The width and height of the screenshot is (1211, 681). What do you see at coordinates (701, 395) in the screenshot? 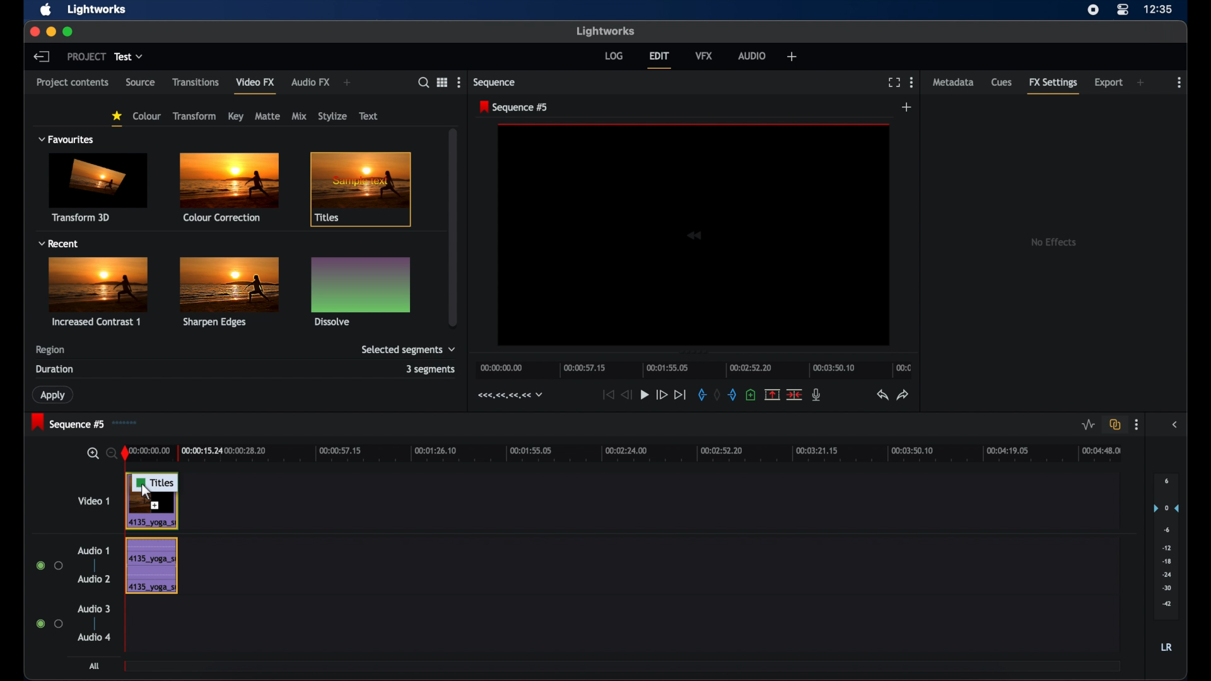
I see `add an in marker` at bounding box center [701, 395].